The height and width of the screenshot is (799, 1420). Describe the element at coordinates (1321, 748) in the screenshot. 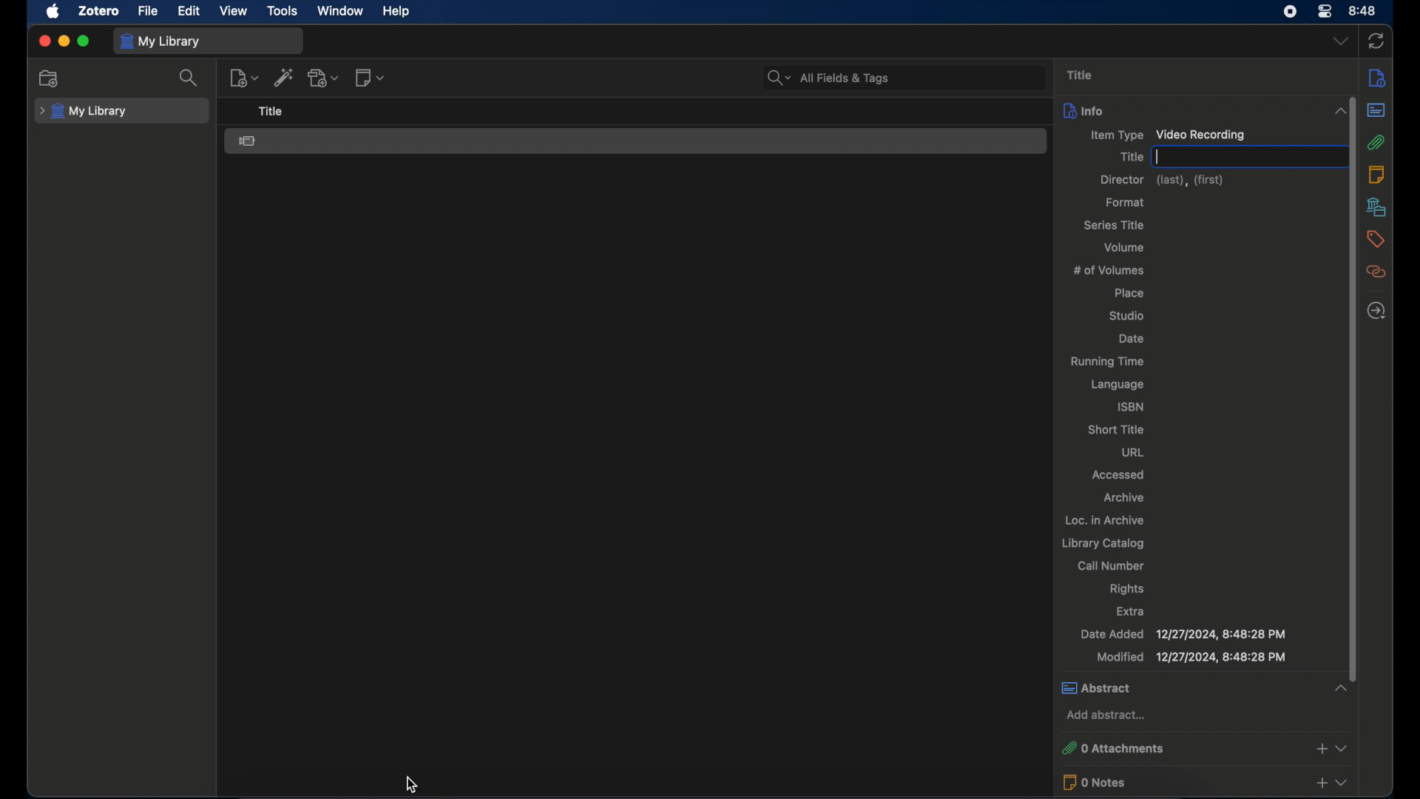

I see `add attachments` at that location.